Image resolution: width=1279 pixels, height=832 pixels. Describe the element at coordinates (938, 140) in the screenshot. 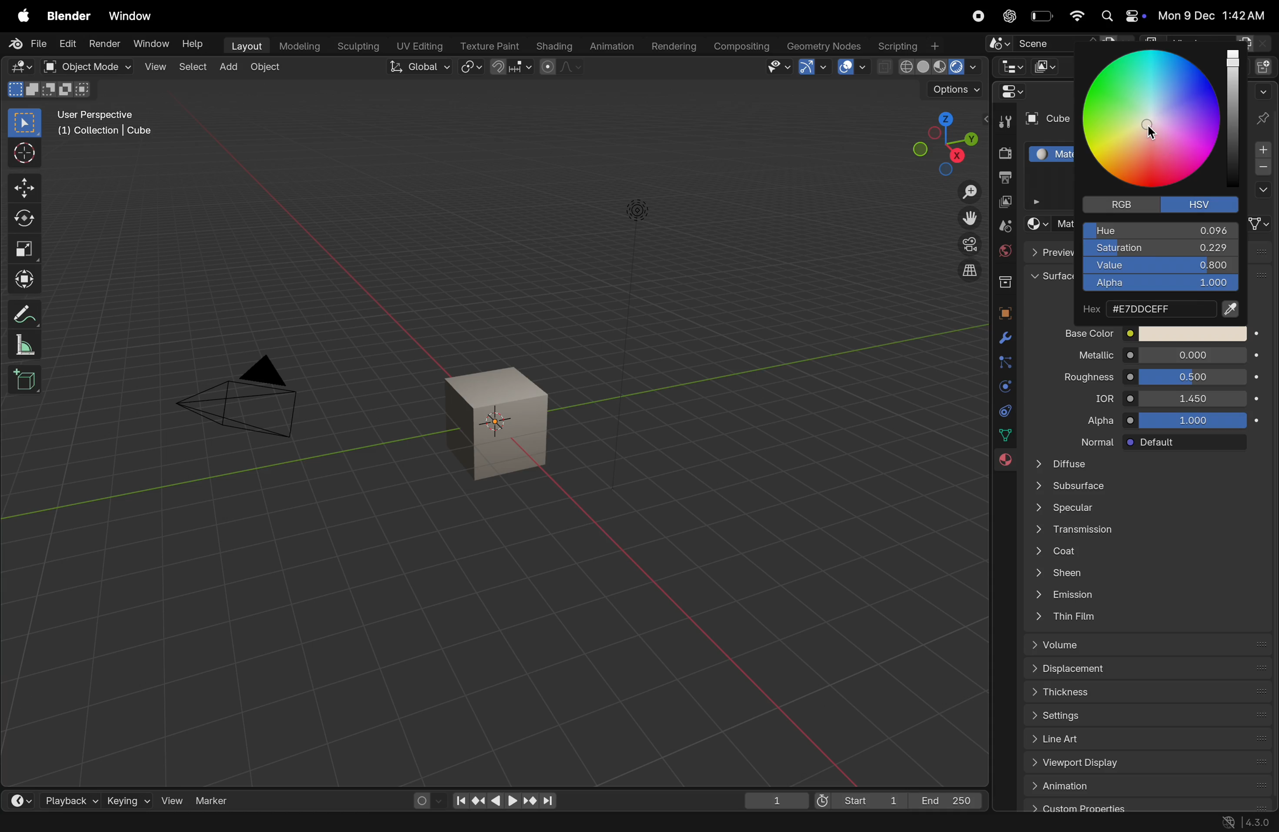

I see `view point` at that location.